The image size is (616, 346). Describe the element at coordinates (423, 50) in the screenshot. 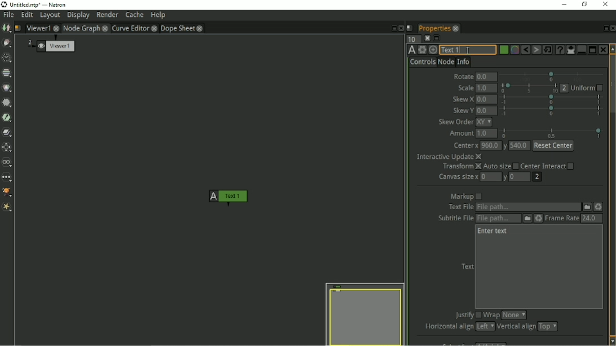

I see `Settings and presets` at that location.